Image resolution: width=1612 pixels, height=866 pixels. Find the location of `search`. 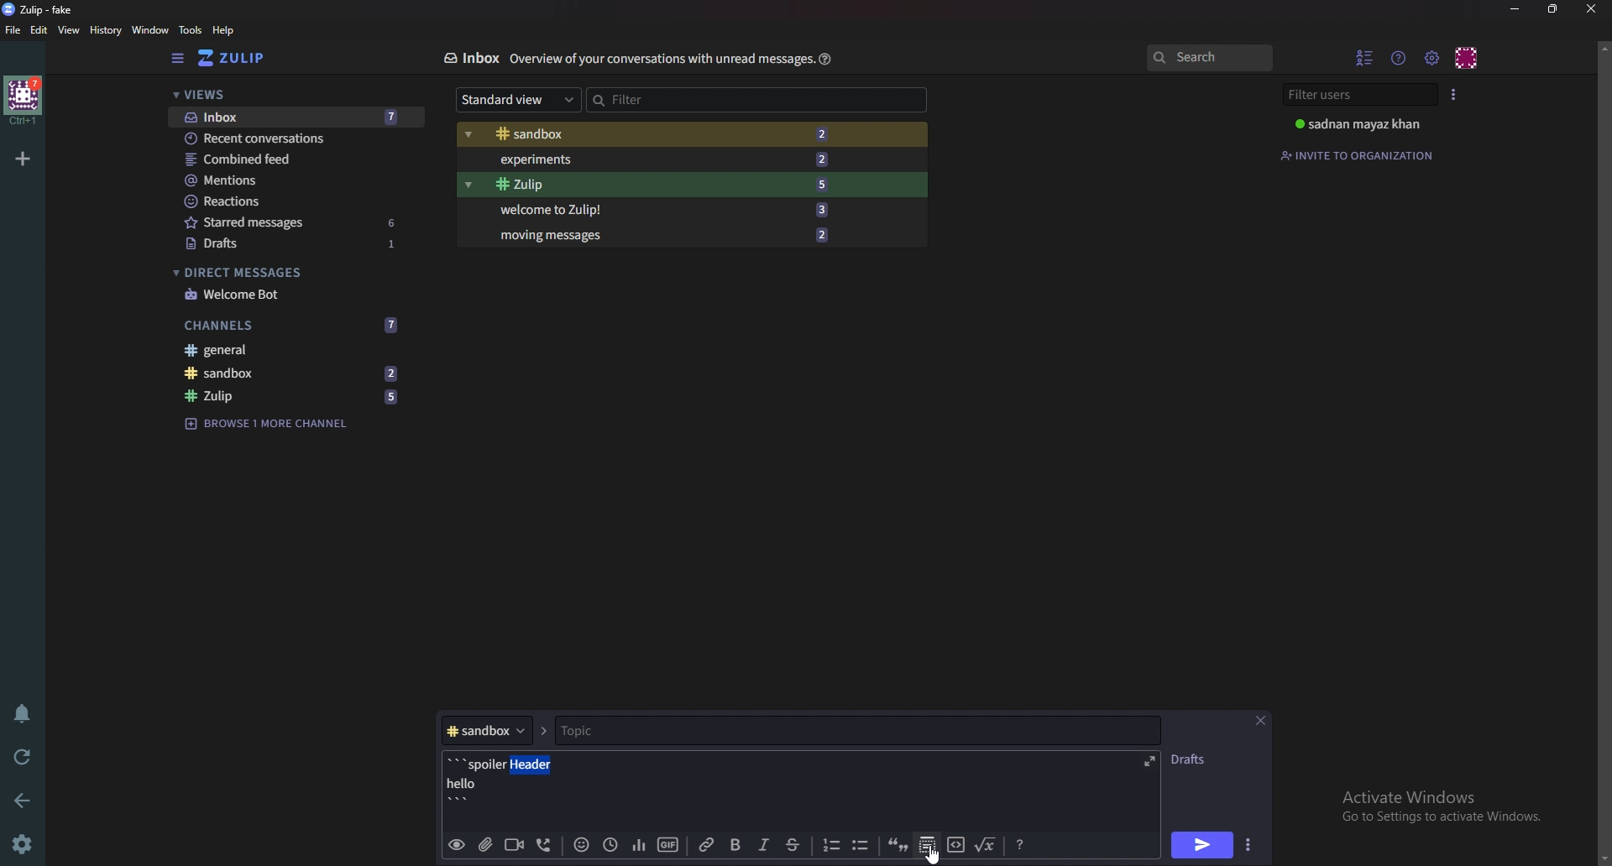

search is located at coordinates (1213, 58).